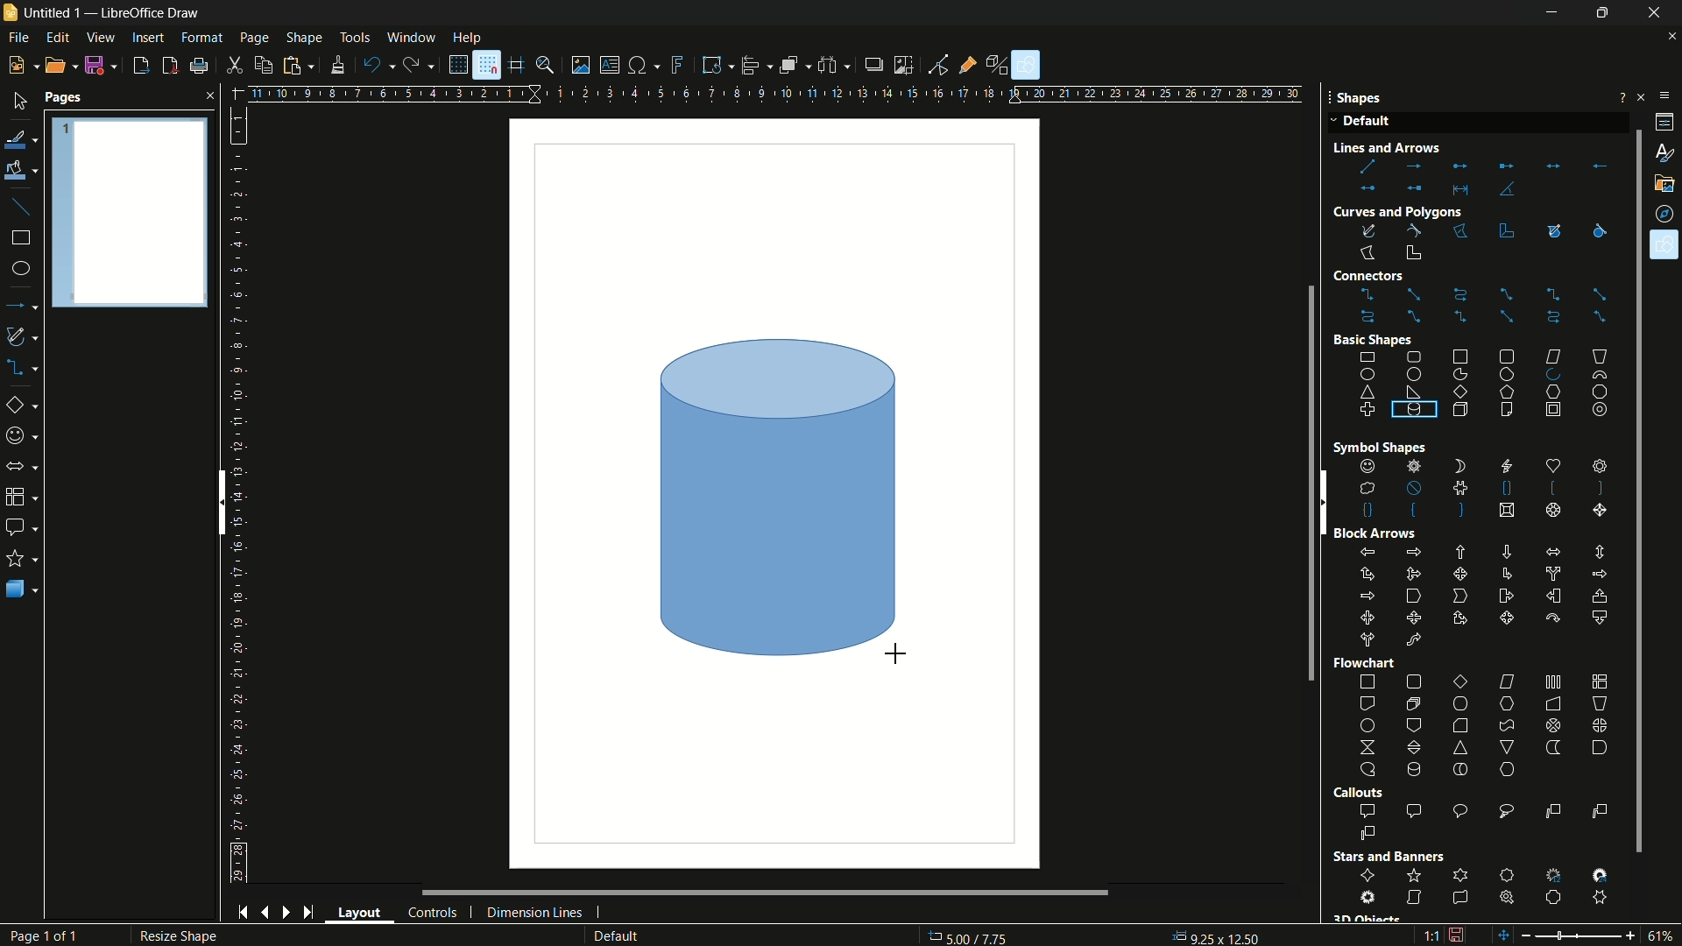  Describe the element at coordinates (1666, 184) in the screenshot. I see `gallery` at that location.